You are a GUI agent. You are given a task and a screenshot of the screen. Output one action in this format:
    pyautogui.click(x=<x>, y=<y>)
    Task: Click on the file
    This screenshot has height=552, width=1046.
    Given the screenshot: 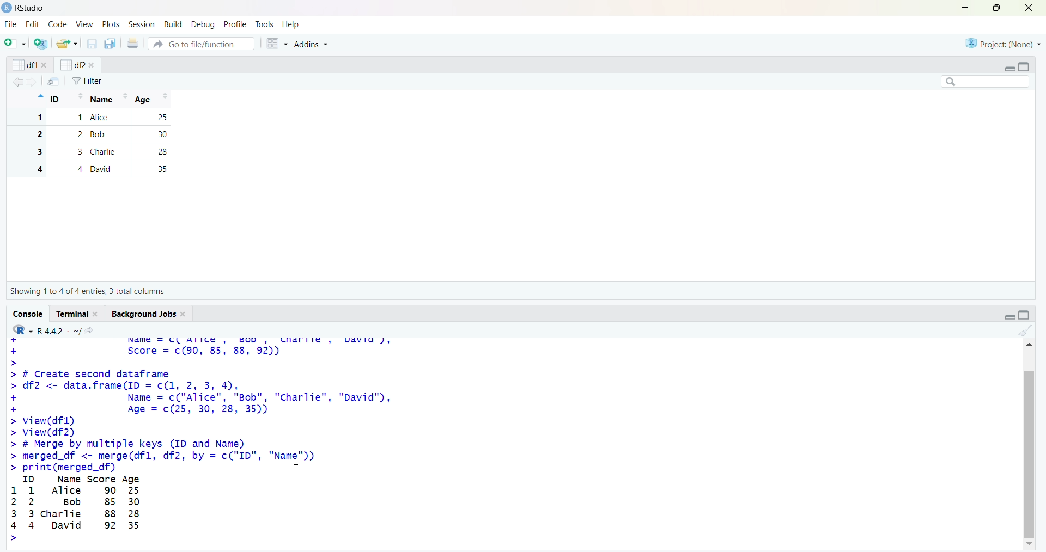 What is the action you would take?
    pyautogui.click(x=12, y=24)
    